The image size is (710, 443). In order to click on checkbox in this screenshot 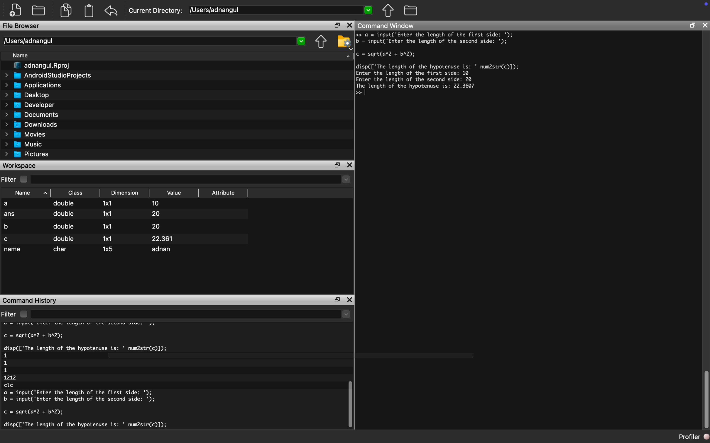, I will do `click(23, 314)`.